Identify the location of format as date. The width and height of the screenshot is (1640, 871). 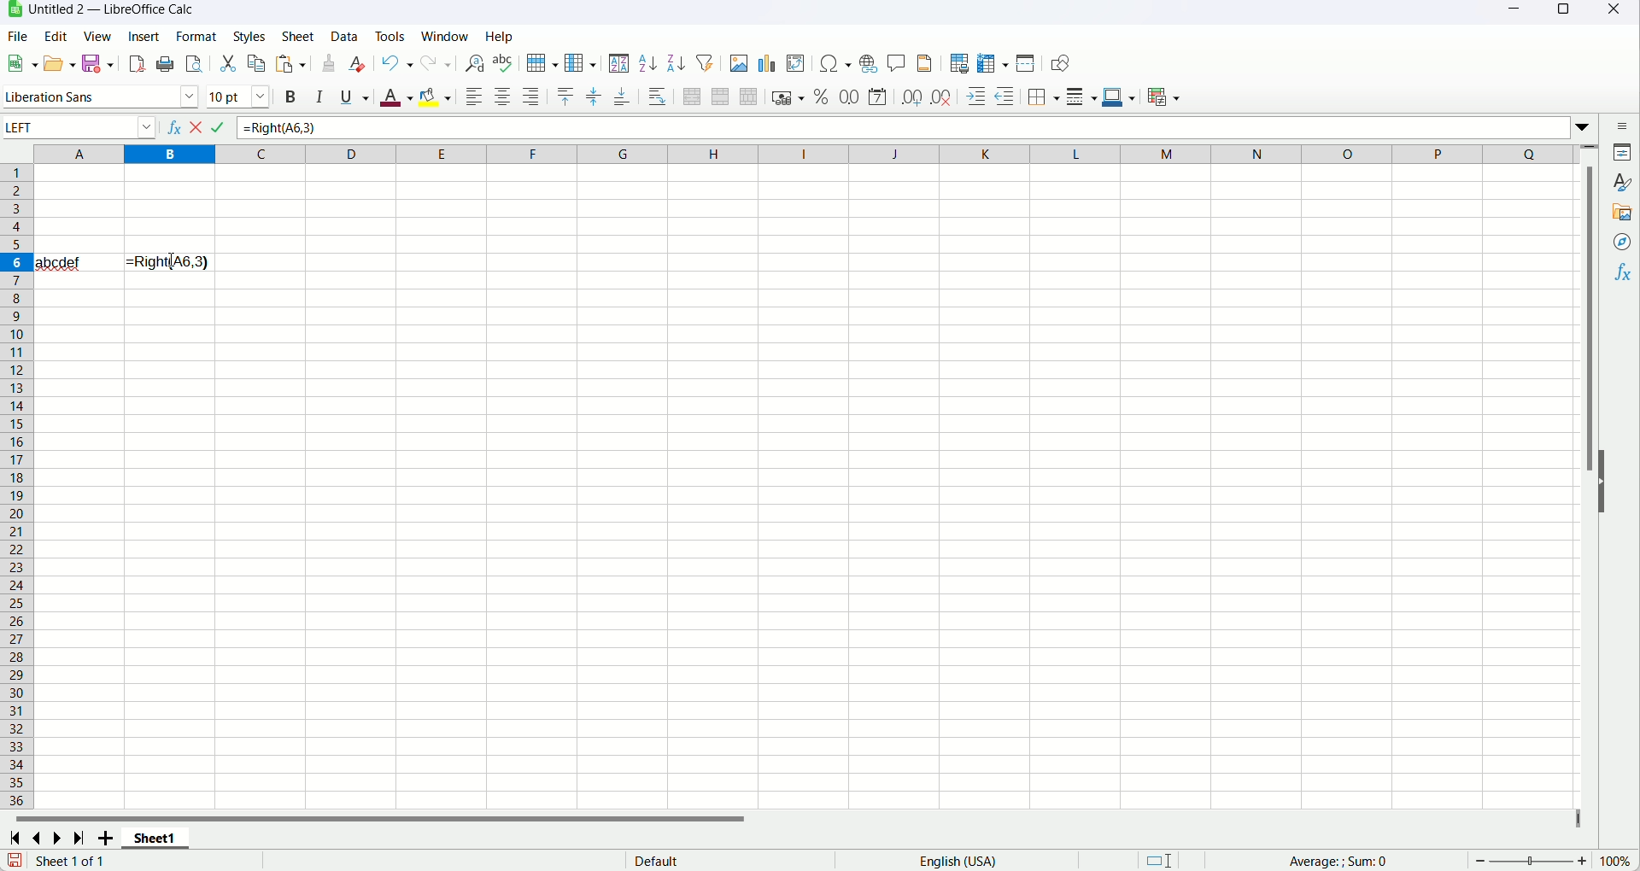
(877, 96).